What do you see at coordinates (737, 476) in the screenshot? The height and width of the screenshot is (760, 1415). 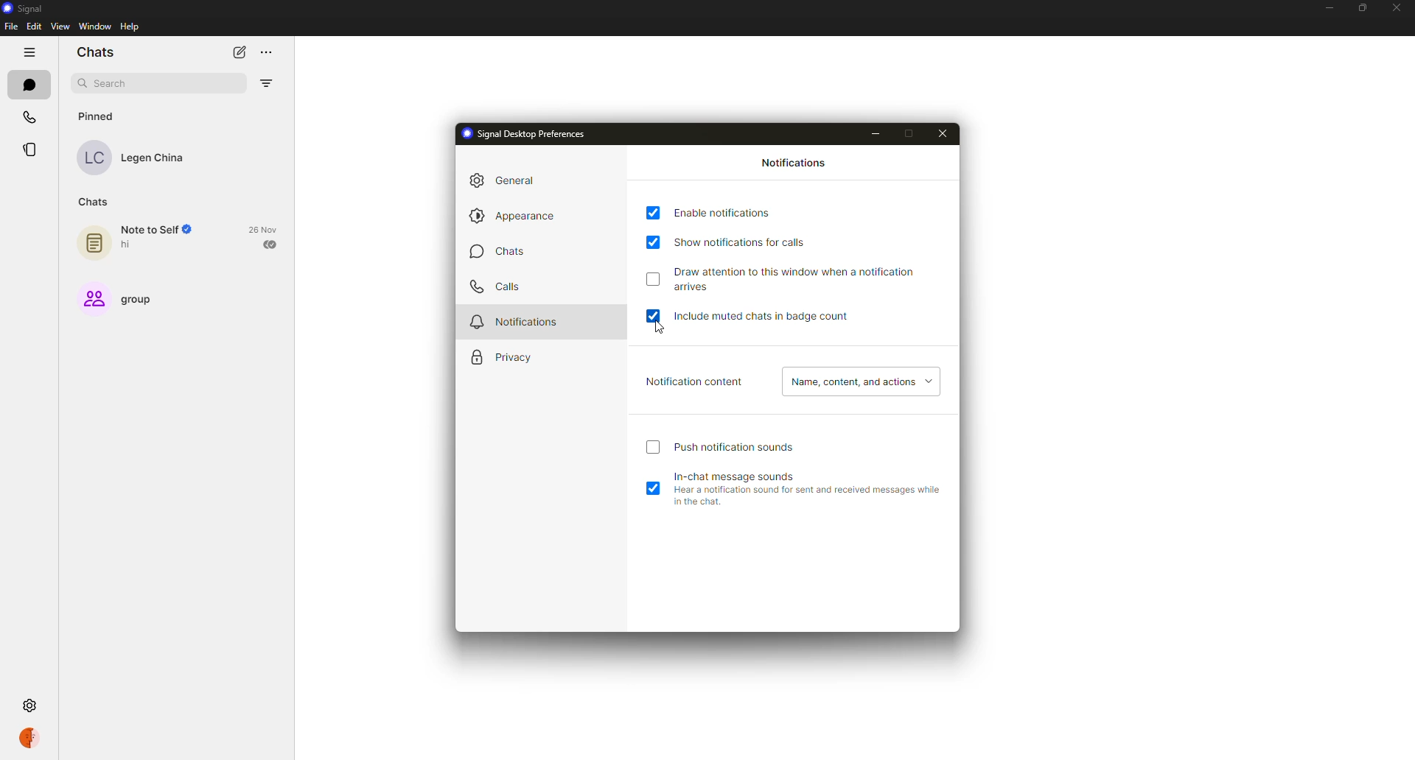 I see `in-chat message sounds` at bounding box center [737, 476].